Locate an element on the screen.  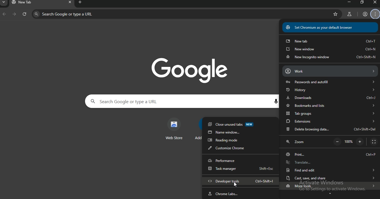
restore is located at coordinates (362, 2).